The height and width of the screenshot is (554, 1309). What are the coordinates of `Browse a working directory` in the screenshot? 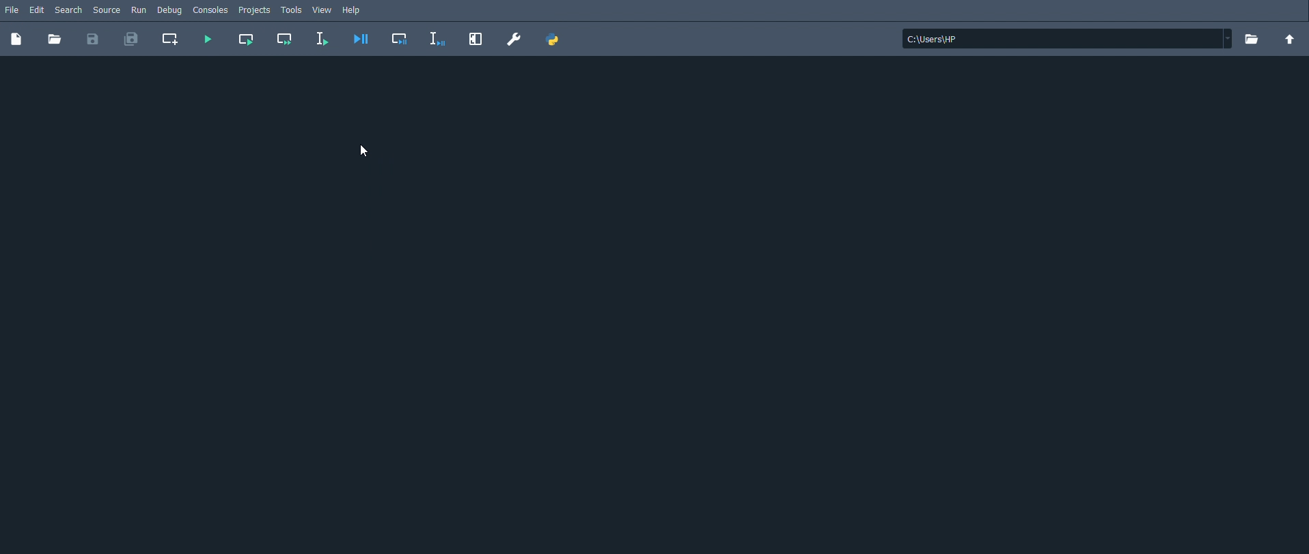 It's located at (1250, 39).